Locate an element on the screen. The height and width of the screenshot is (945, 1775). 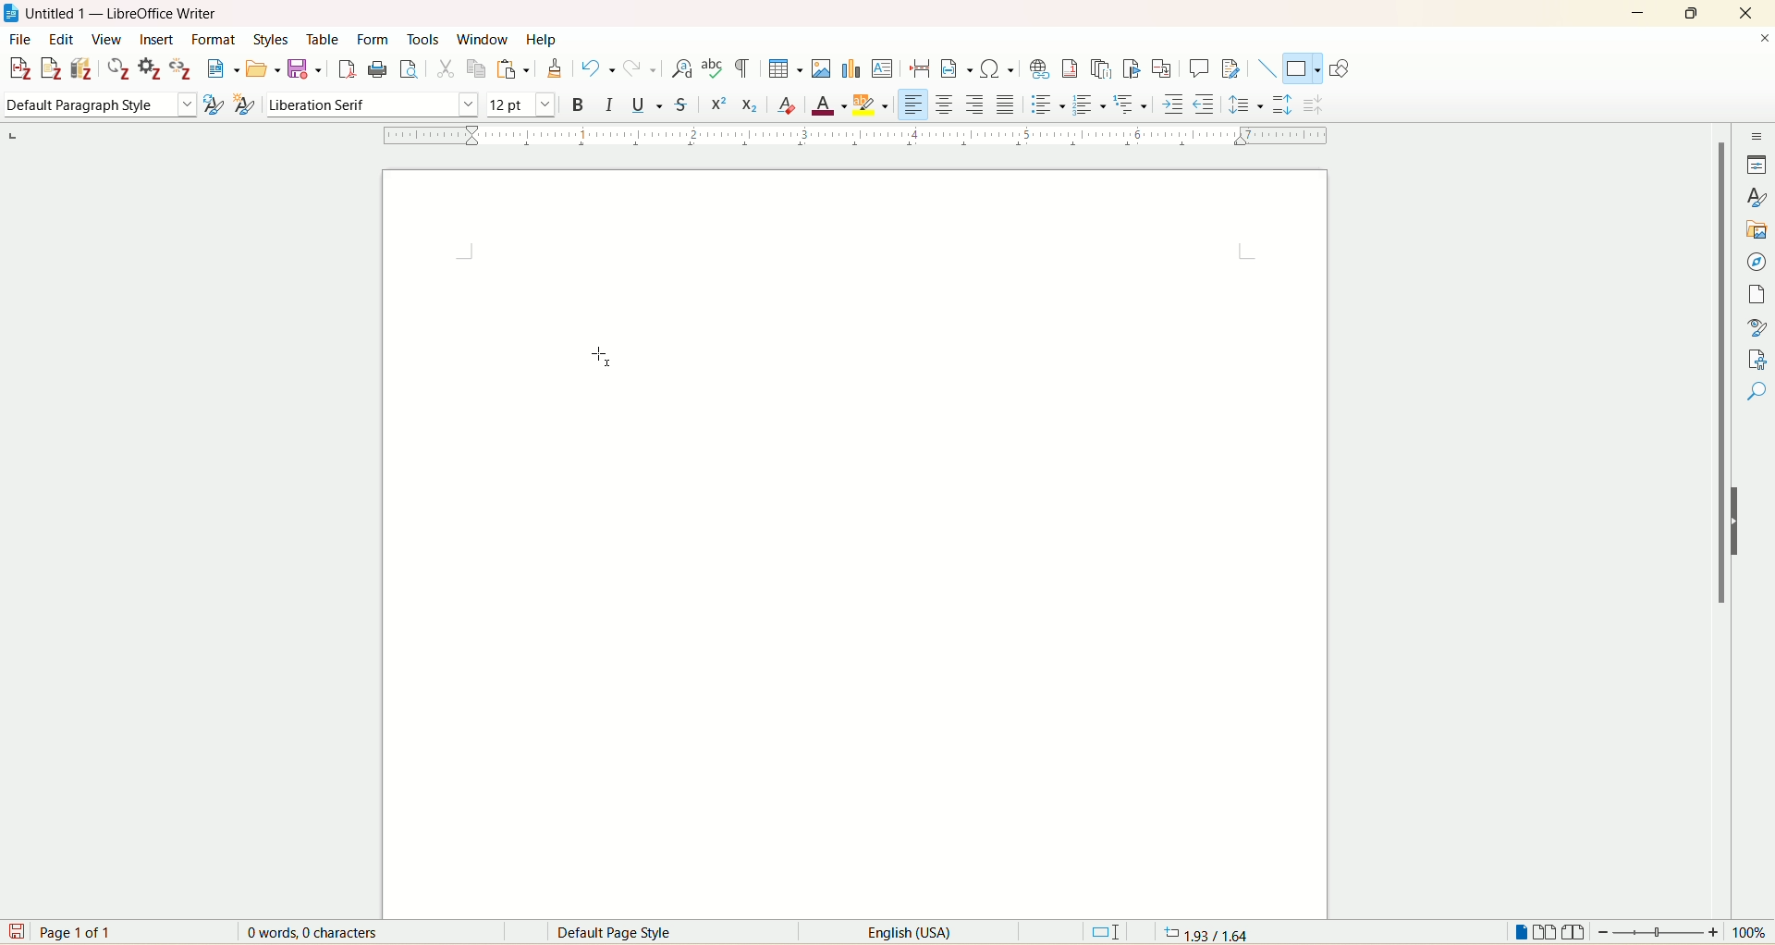
font size is located at coordinates (521, 103).